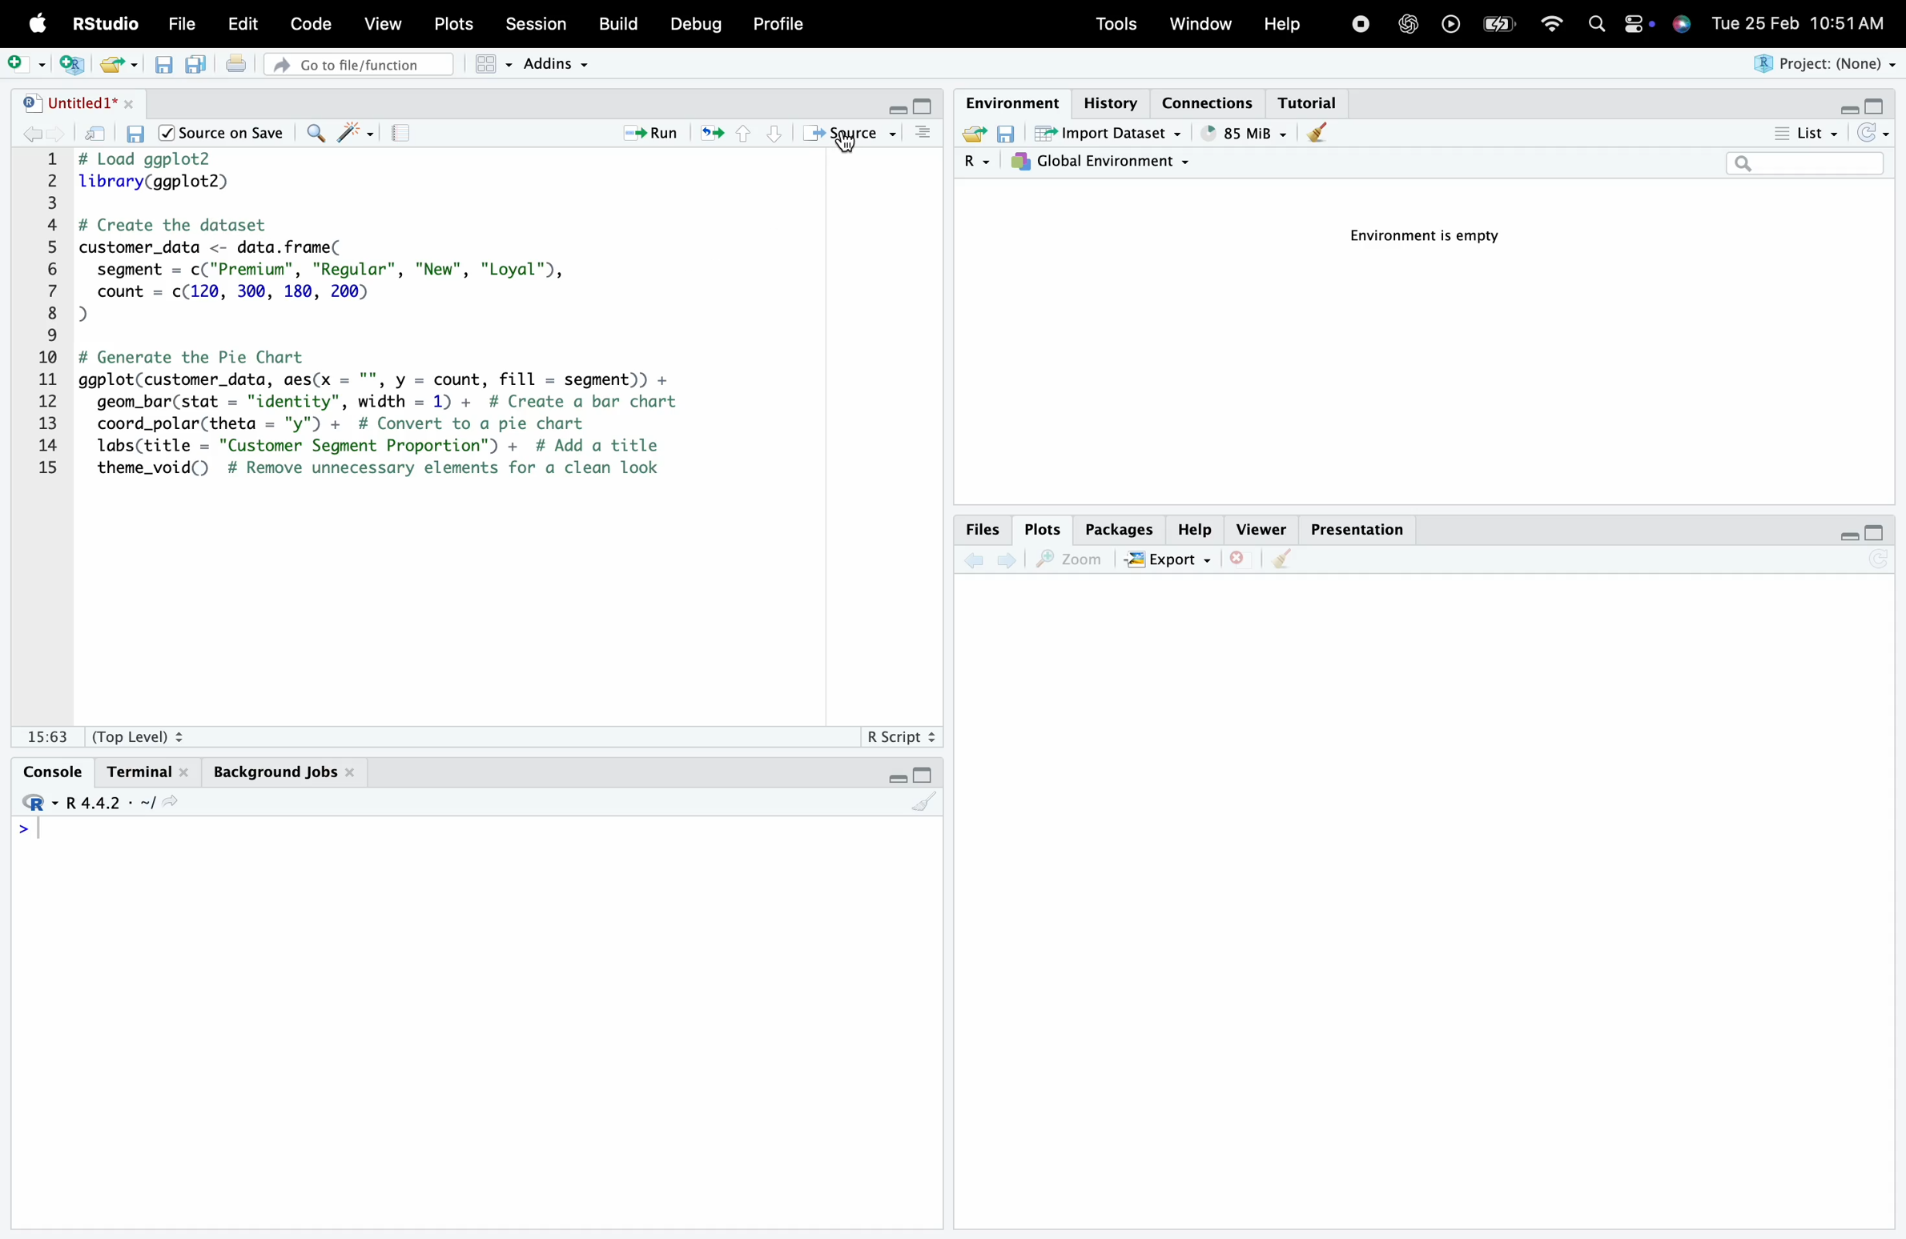 This screenshot has height=1239, width=1906. I want to click on minimise, so click(1844, 110).